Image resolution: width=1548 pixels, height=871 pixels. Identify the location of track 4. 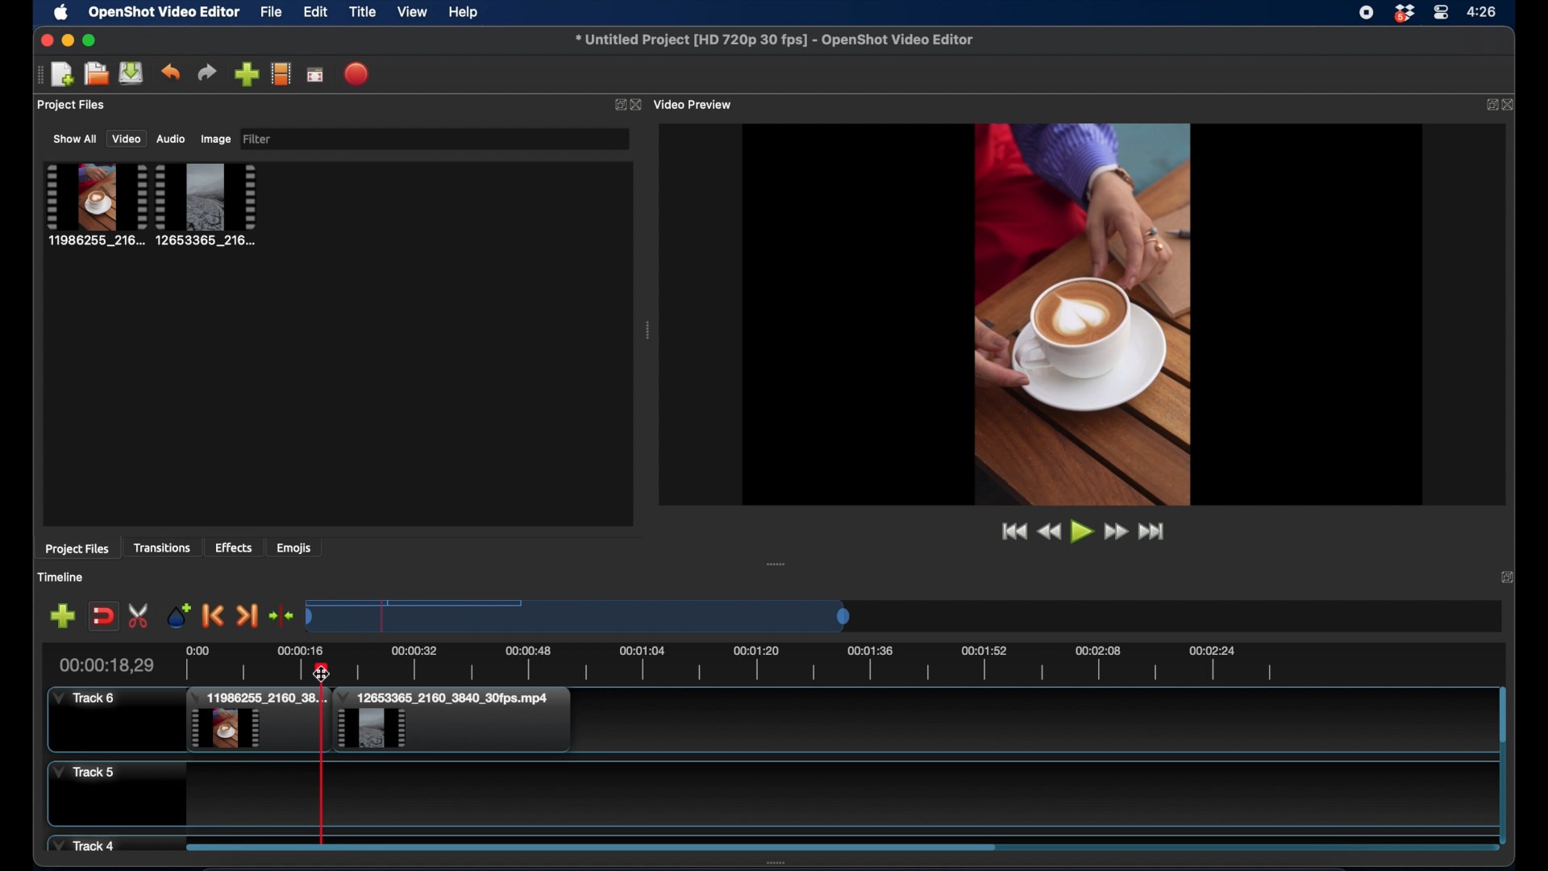
(86, 844).